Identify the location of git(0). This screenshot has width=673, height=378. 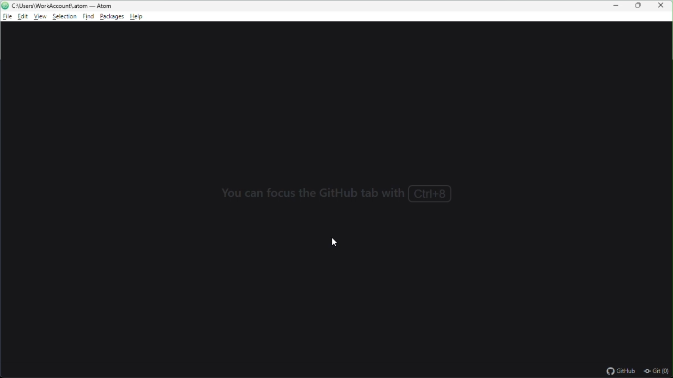
(657, 372).